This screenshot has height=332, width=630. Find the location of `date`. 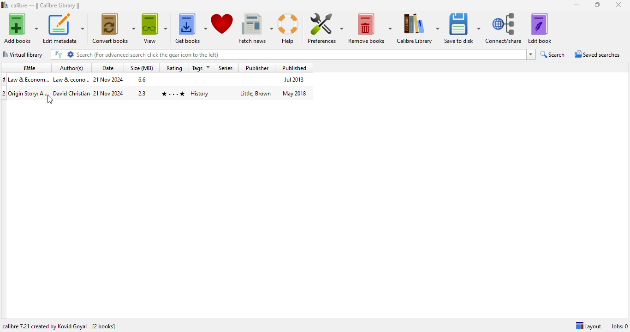

date is located at coordinates (107, 68).